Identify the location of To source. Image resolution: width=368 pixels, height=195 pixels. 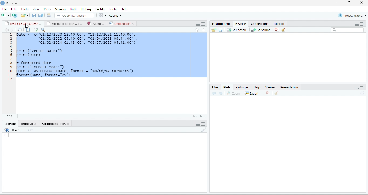
(260, 29).